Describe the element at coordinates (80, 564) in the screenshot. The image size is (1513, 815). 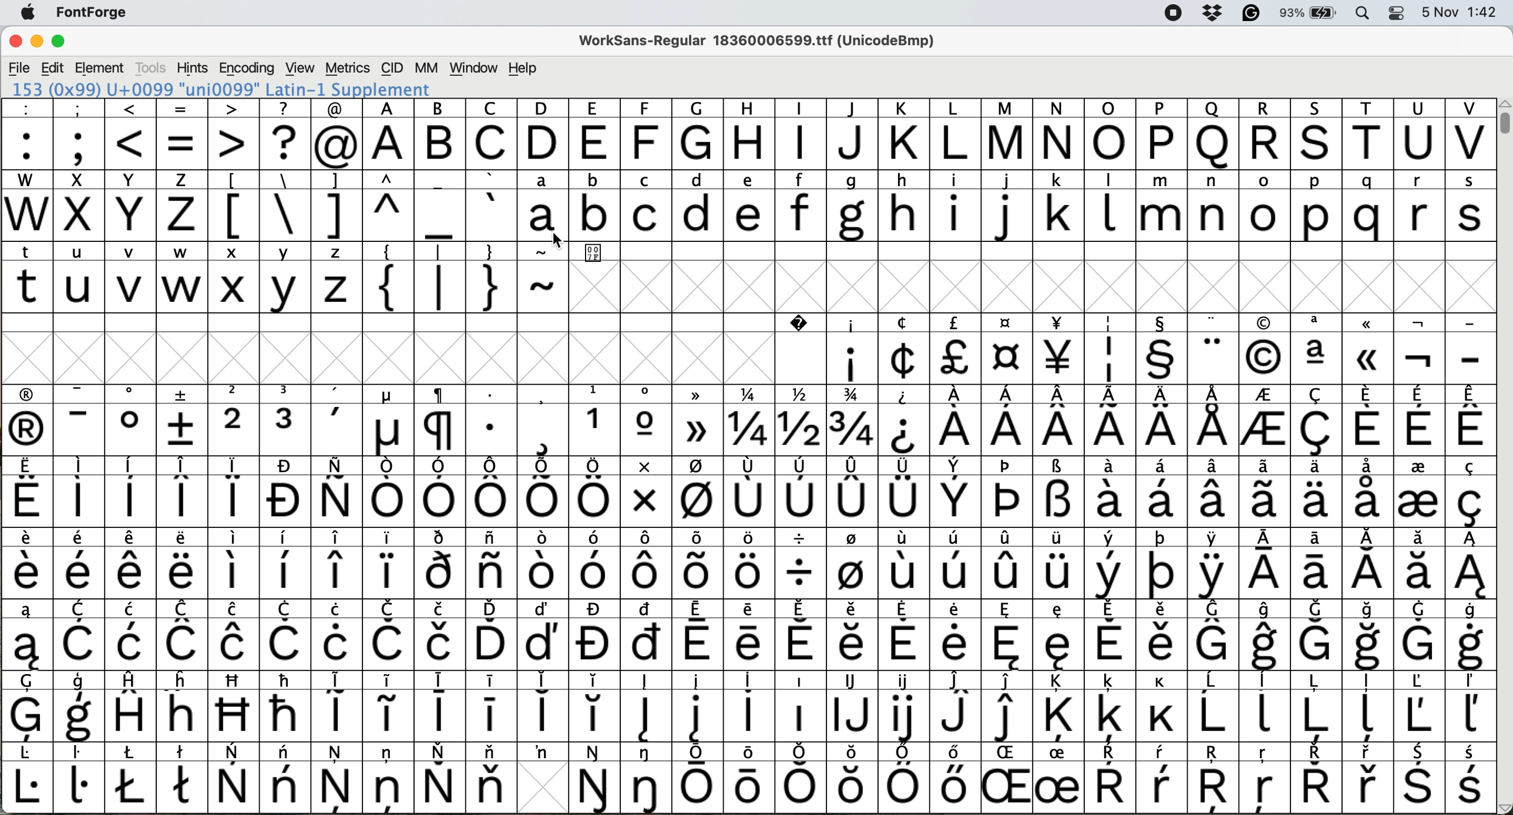
I see `symbol` at that location.